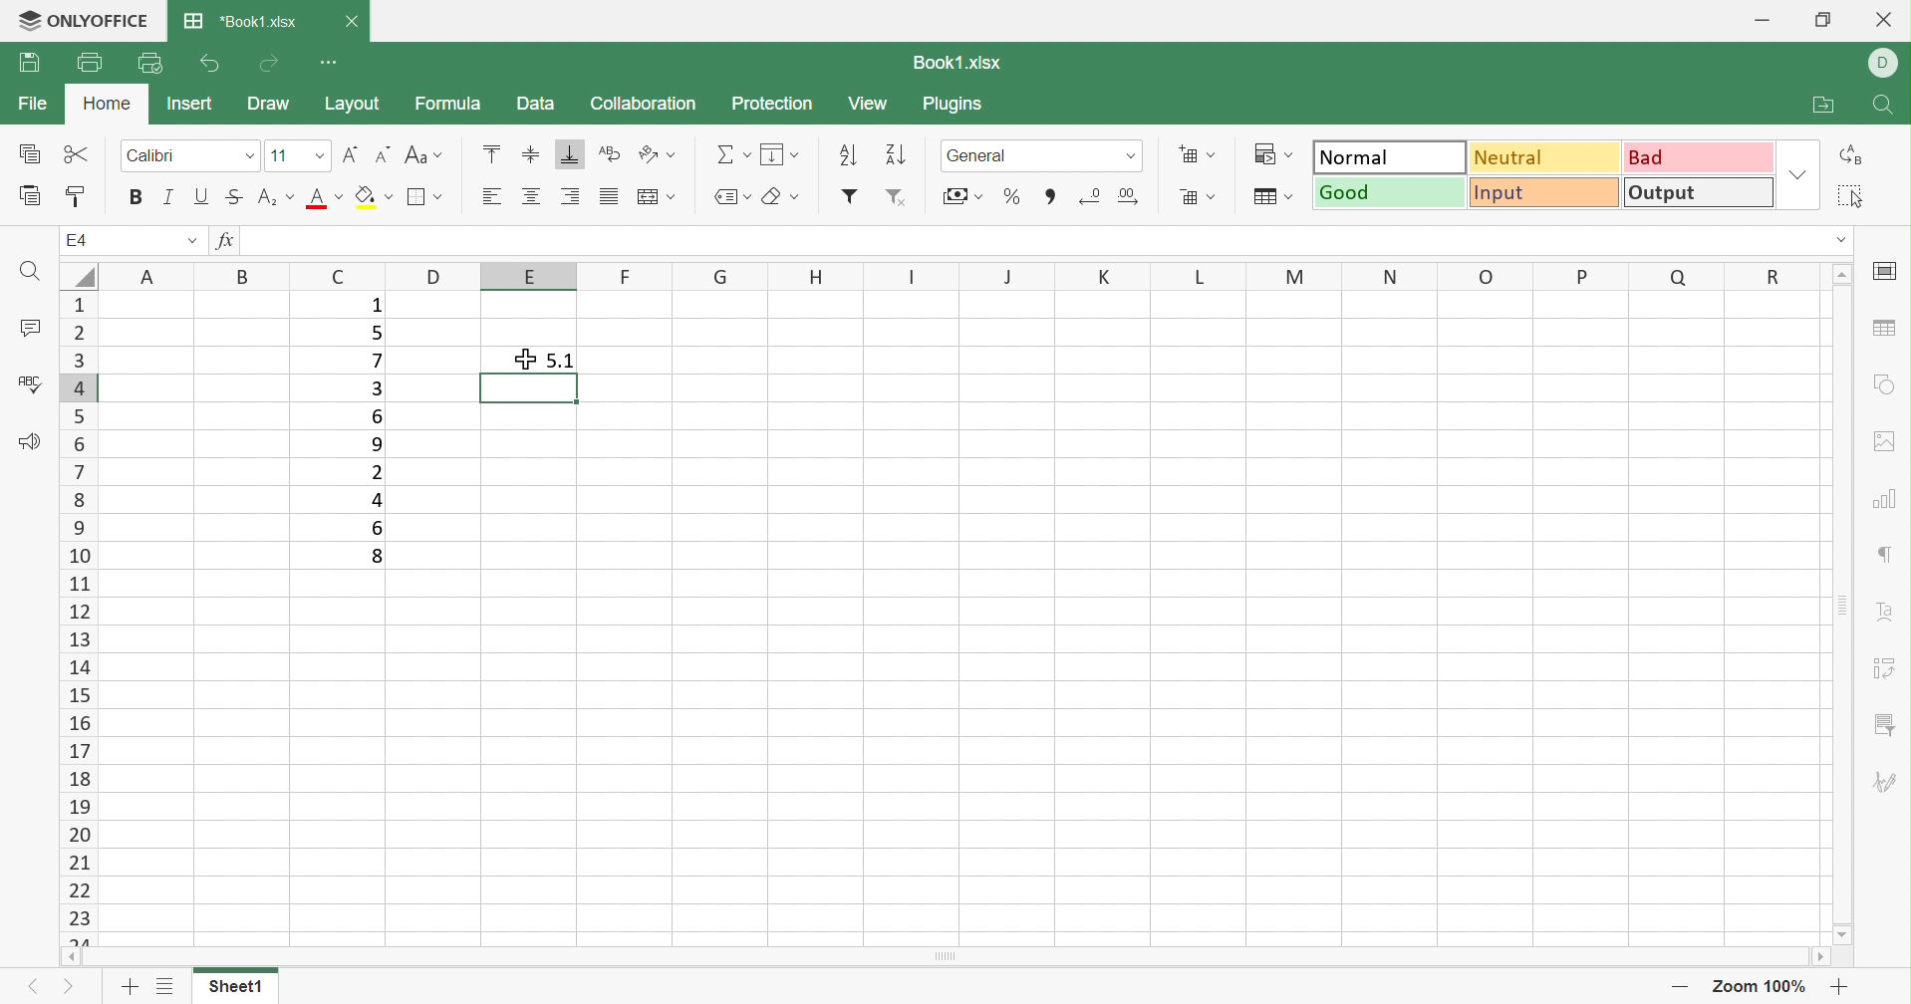  What do you see at coordinates (610, 154) in the screenshot?
I see `Wrap Text` at bounding box center [610, 154].